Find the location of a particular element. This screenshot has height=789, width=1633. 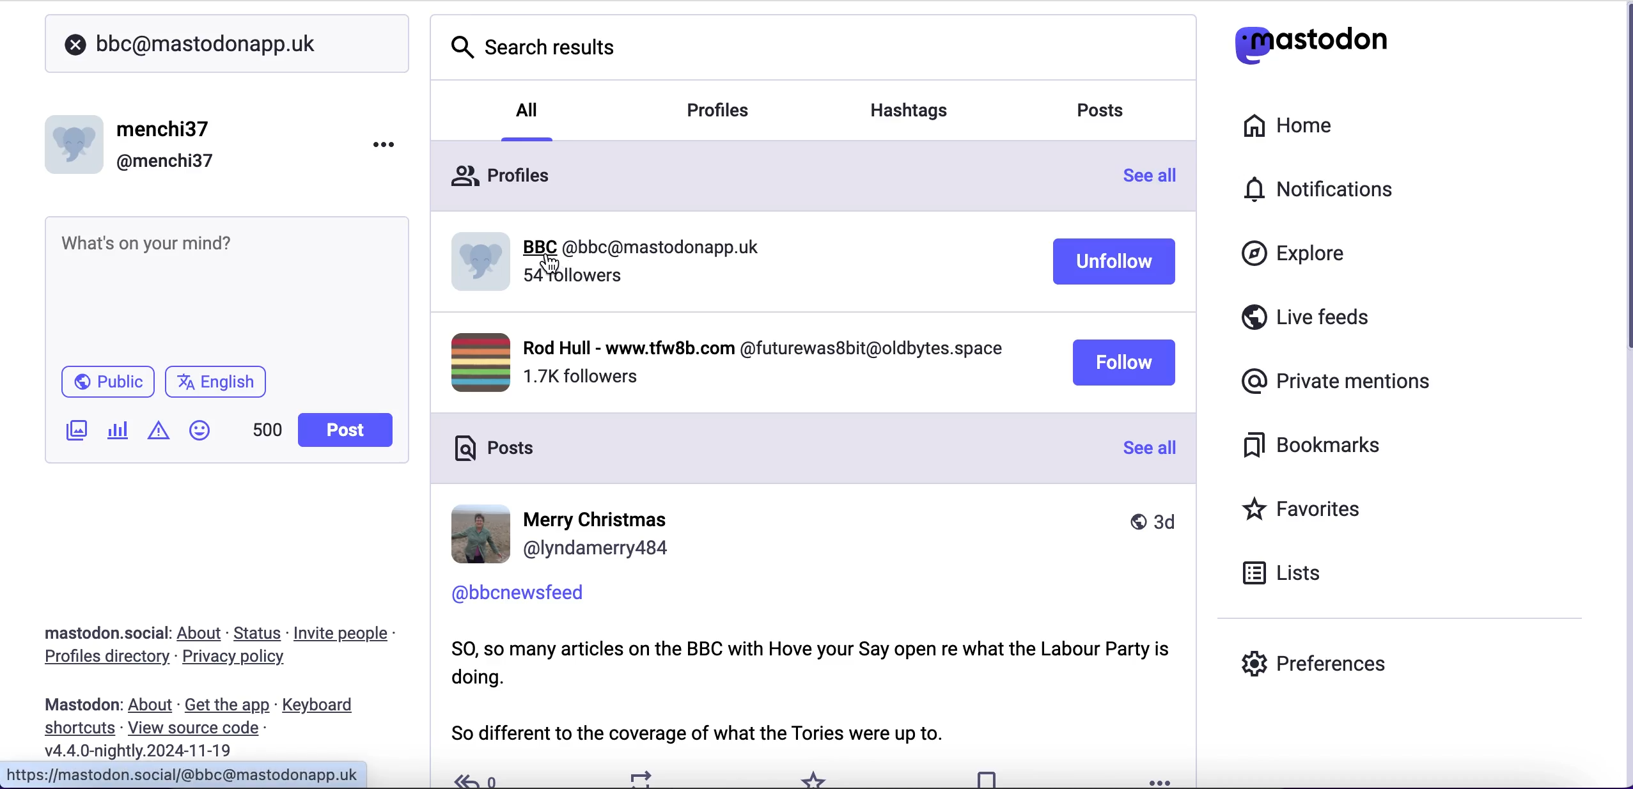

more options is located at coordinates (1160, 781).